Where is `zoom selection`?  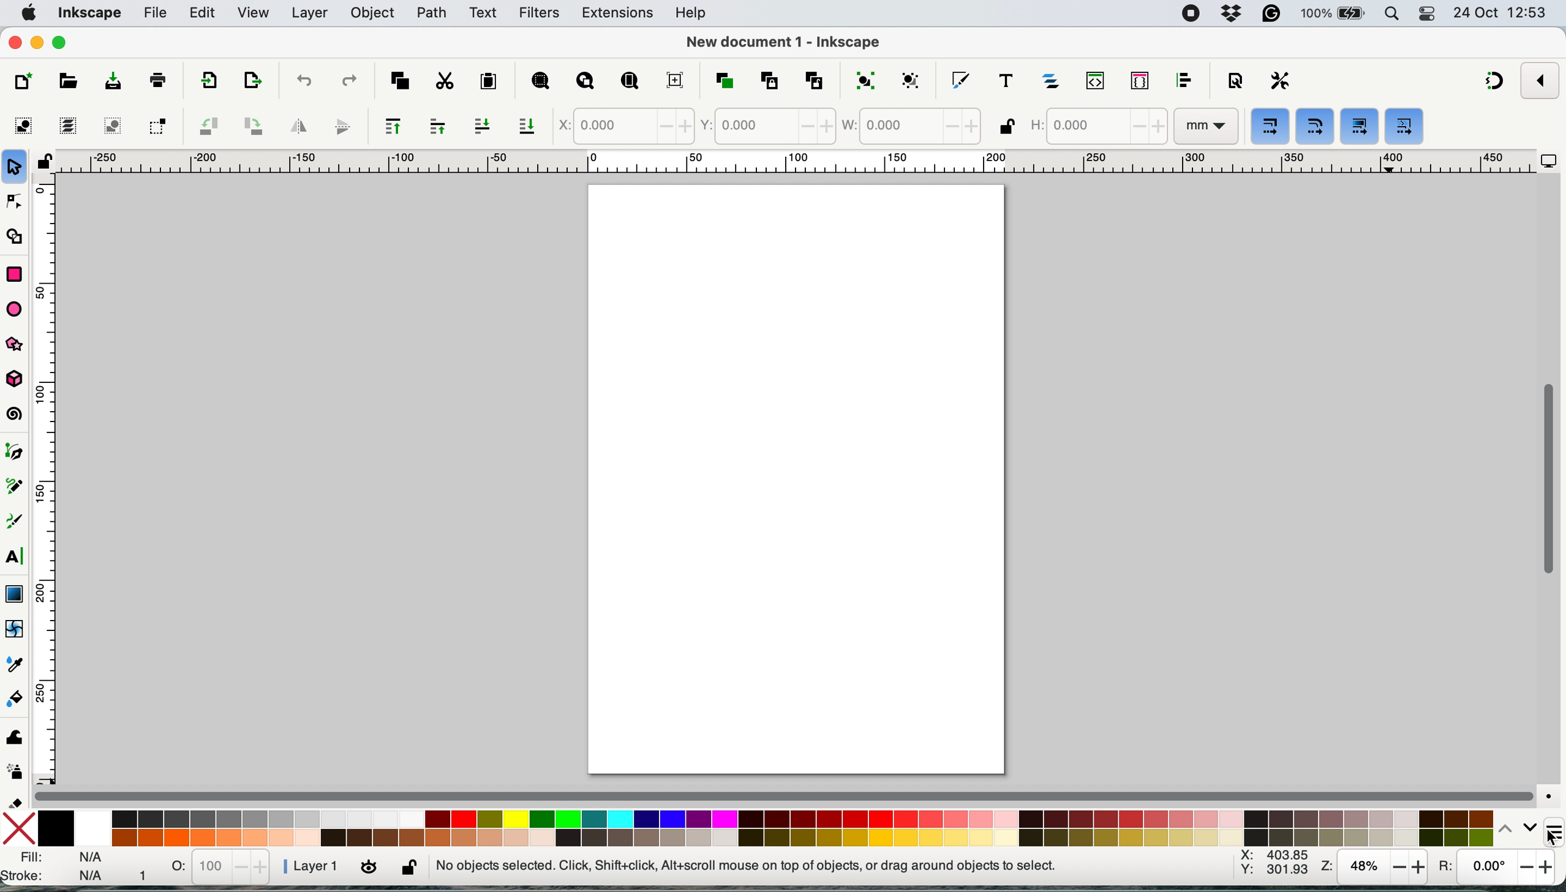 zoom selection is located at coordinates (540, 82).